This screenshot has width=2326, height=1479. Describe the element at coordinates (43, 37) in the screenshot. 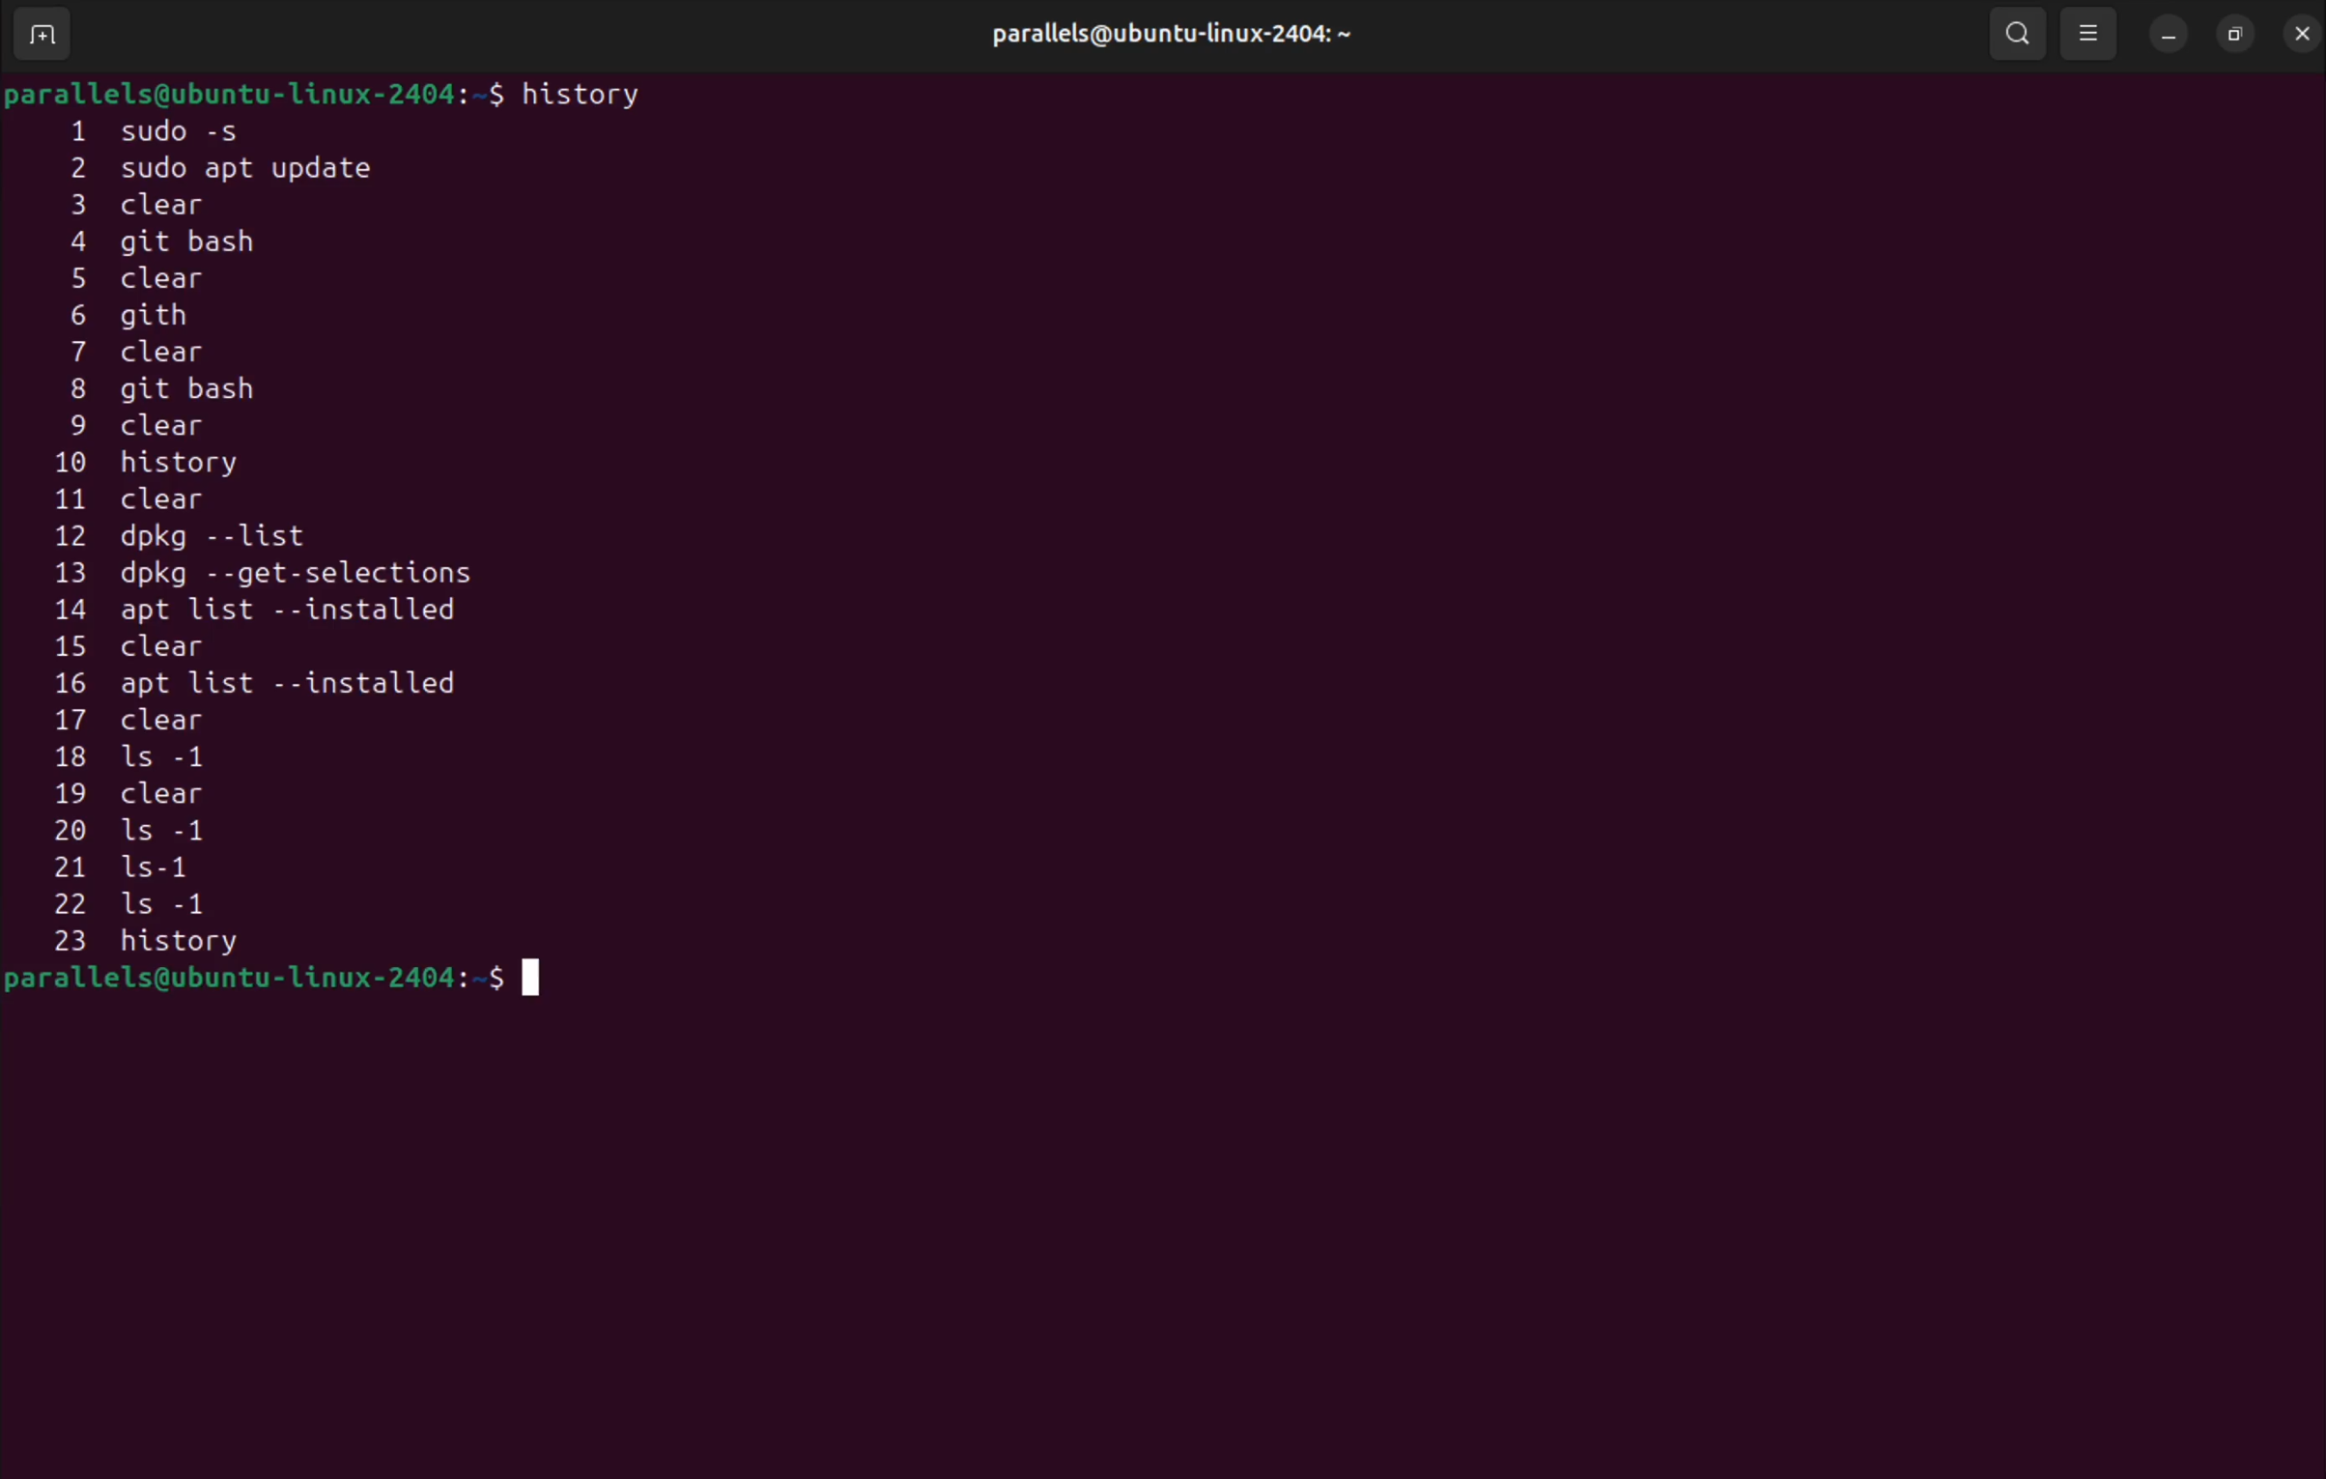

I see `add terminal` at that location.